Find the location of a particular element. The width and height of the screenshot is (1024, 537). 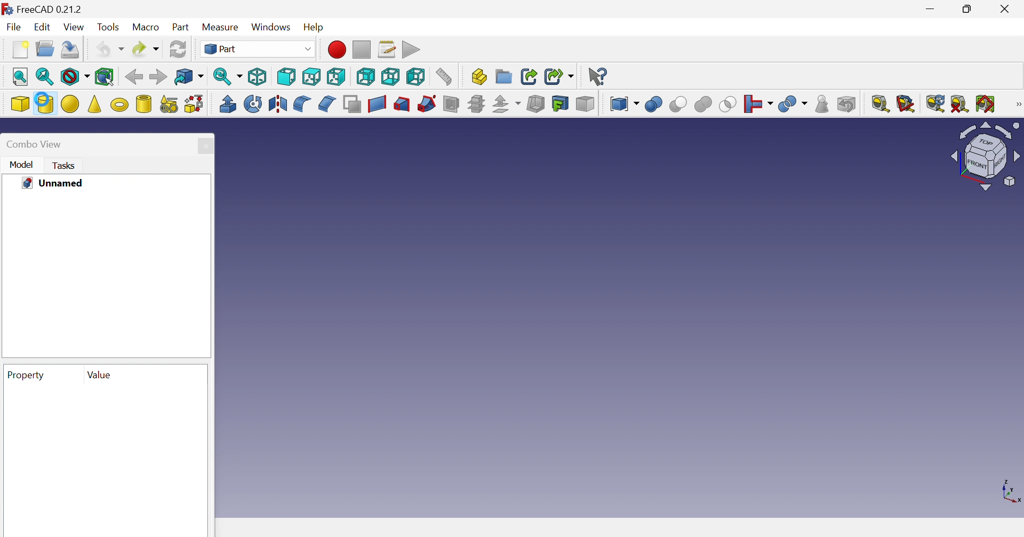

Macro is located at coordinates (146, 27).